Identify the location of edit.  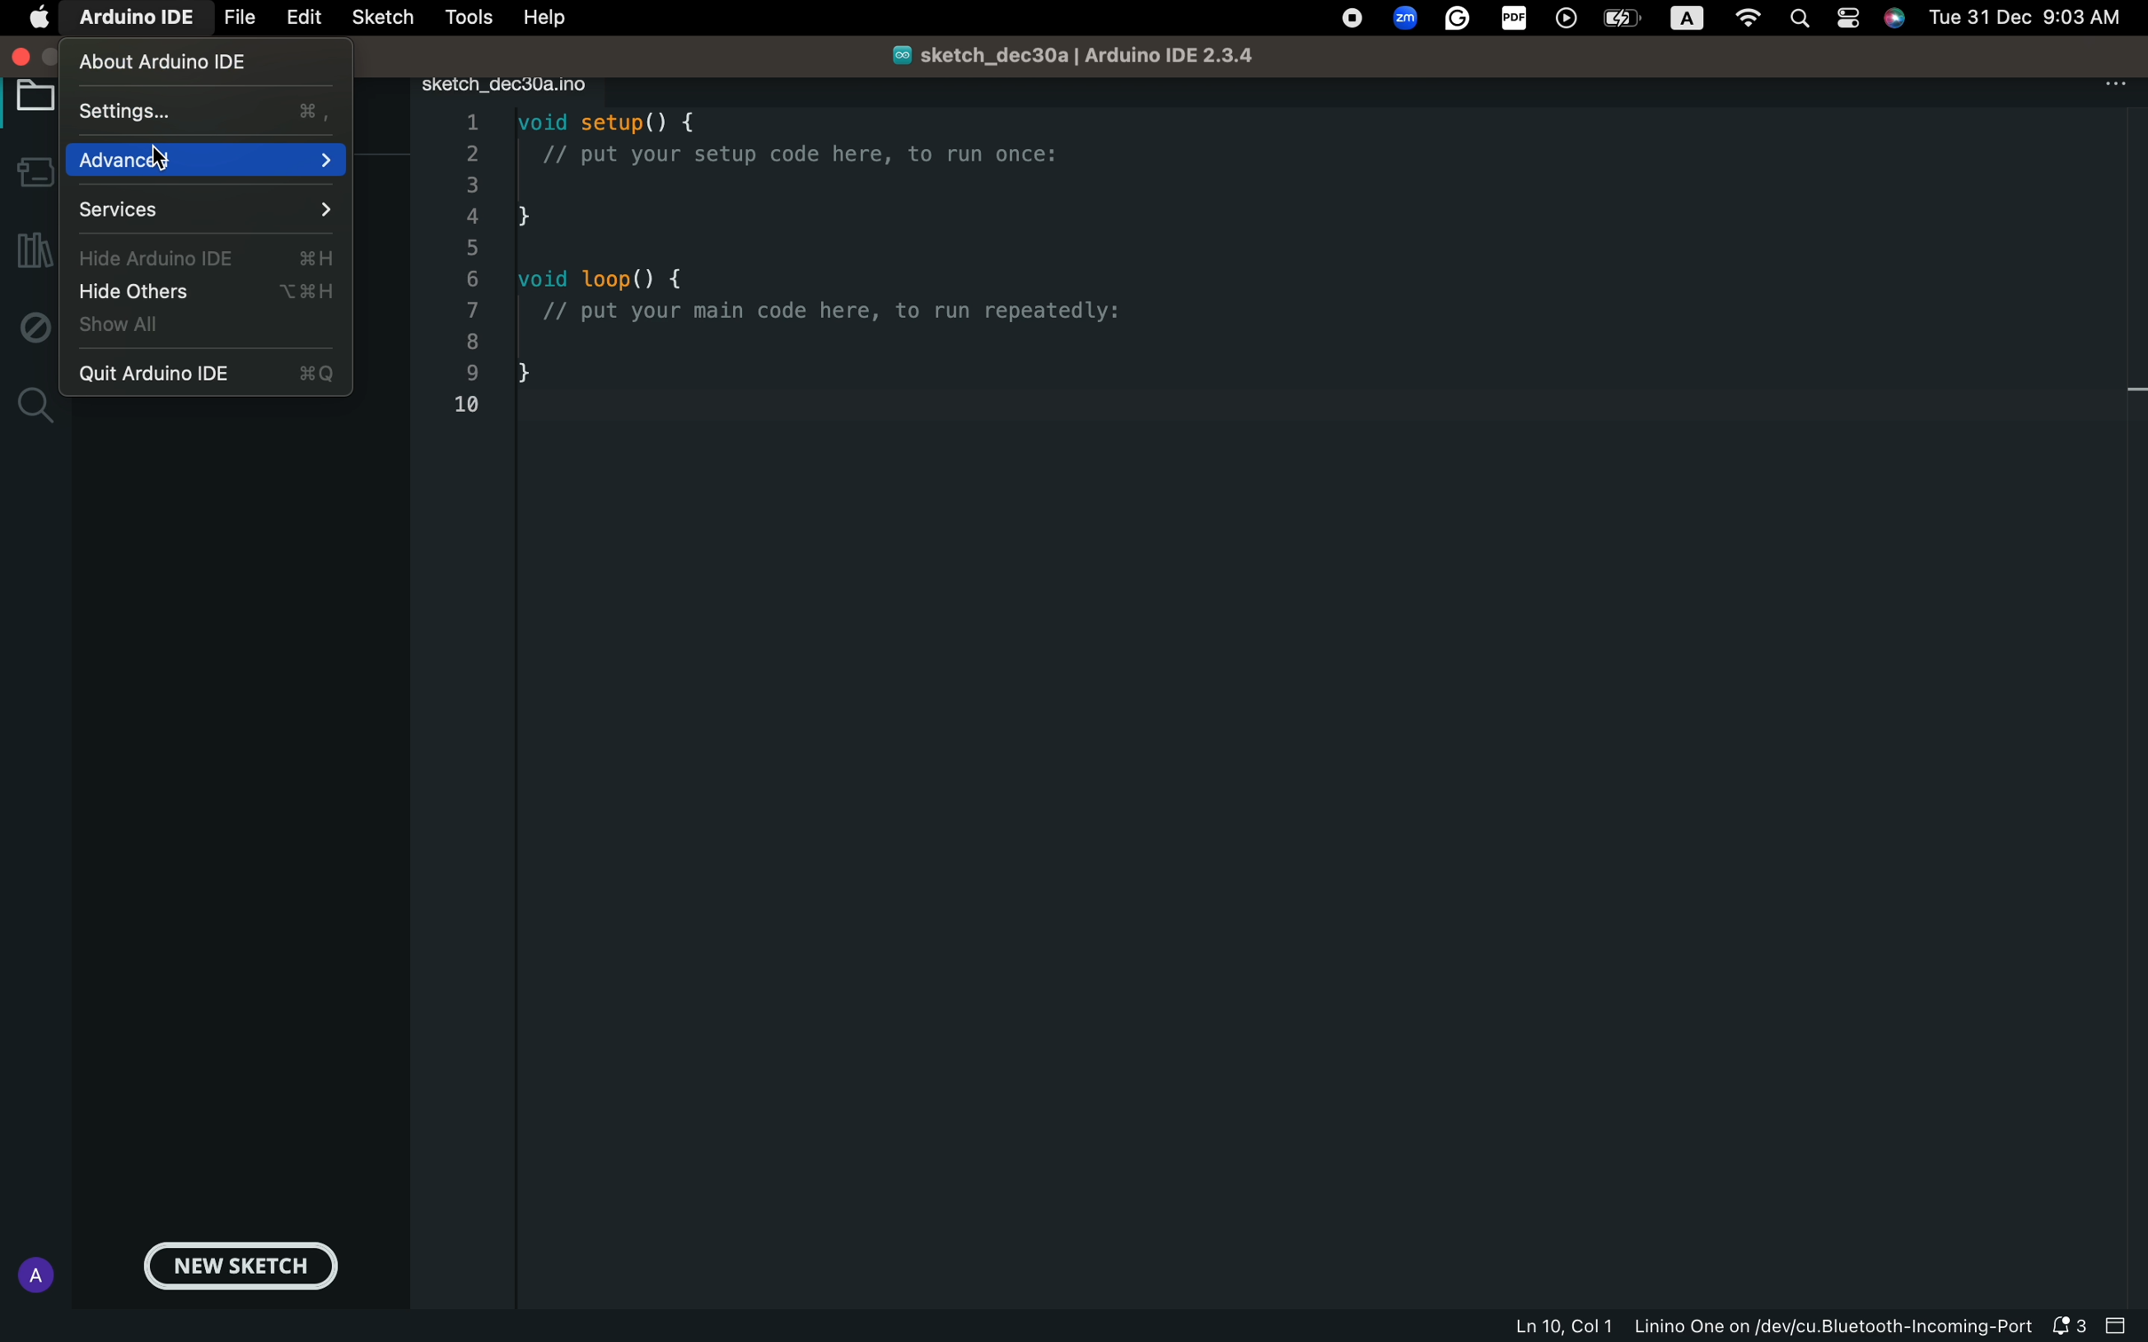
(301, 19).